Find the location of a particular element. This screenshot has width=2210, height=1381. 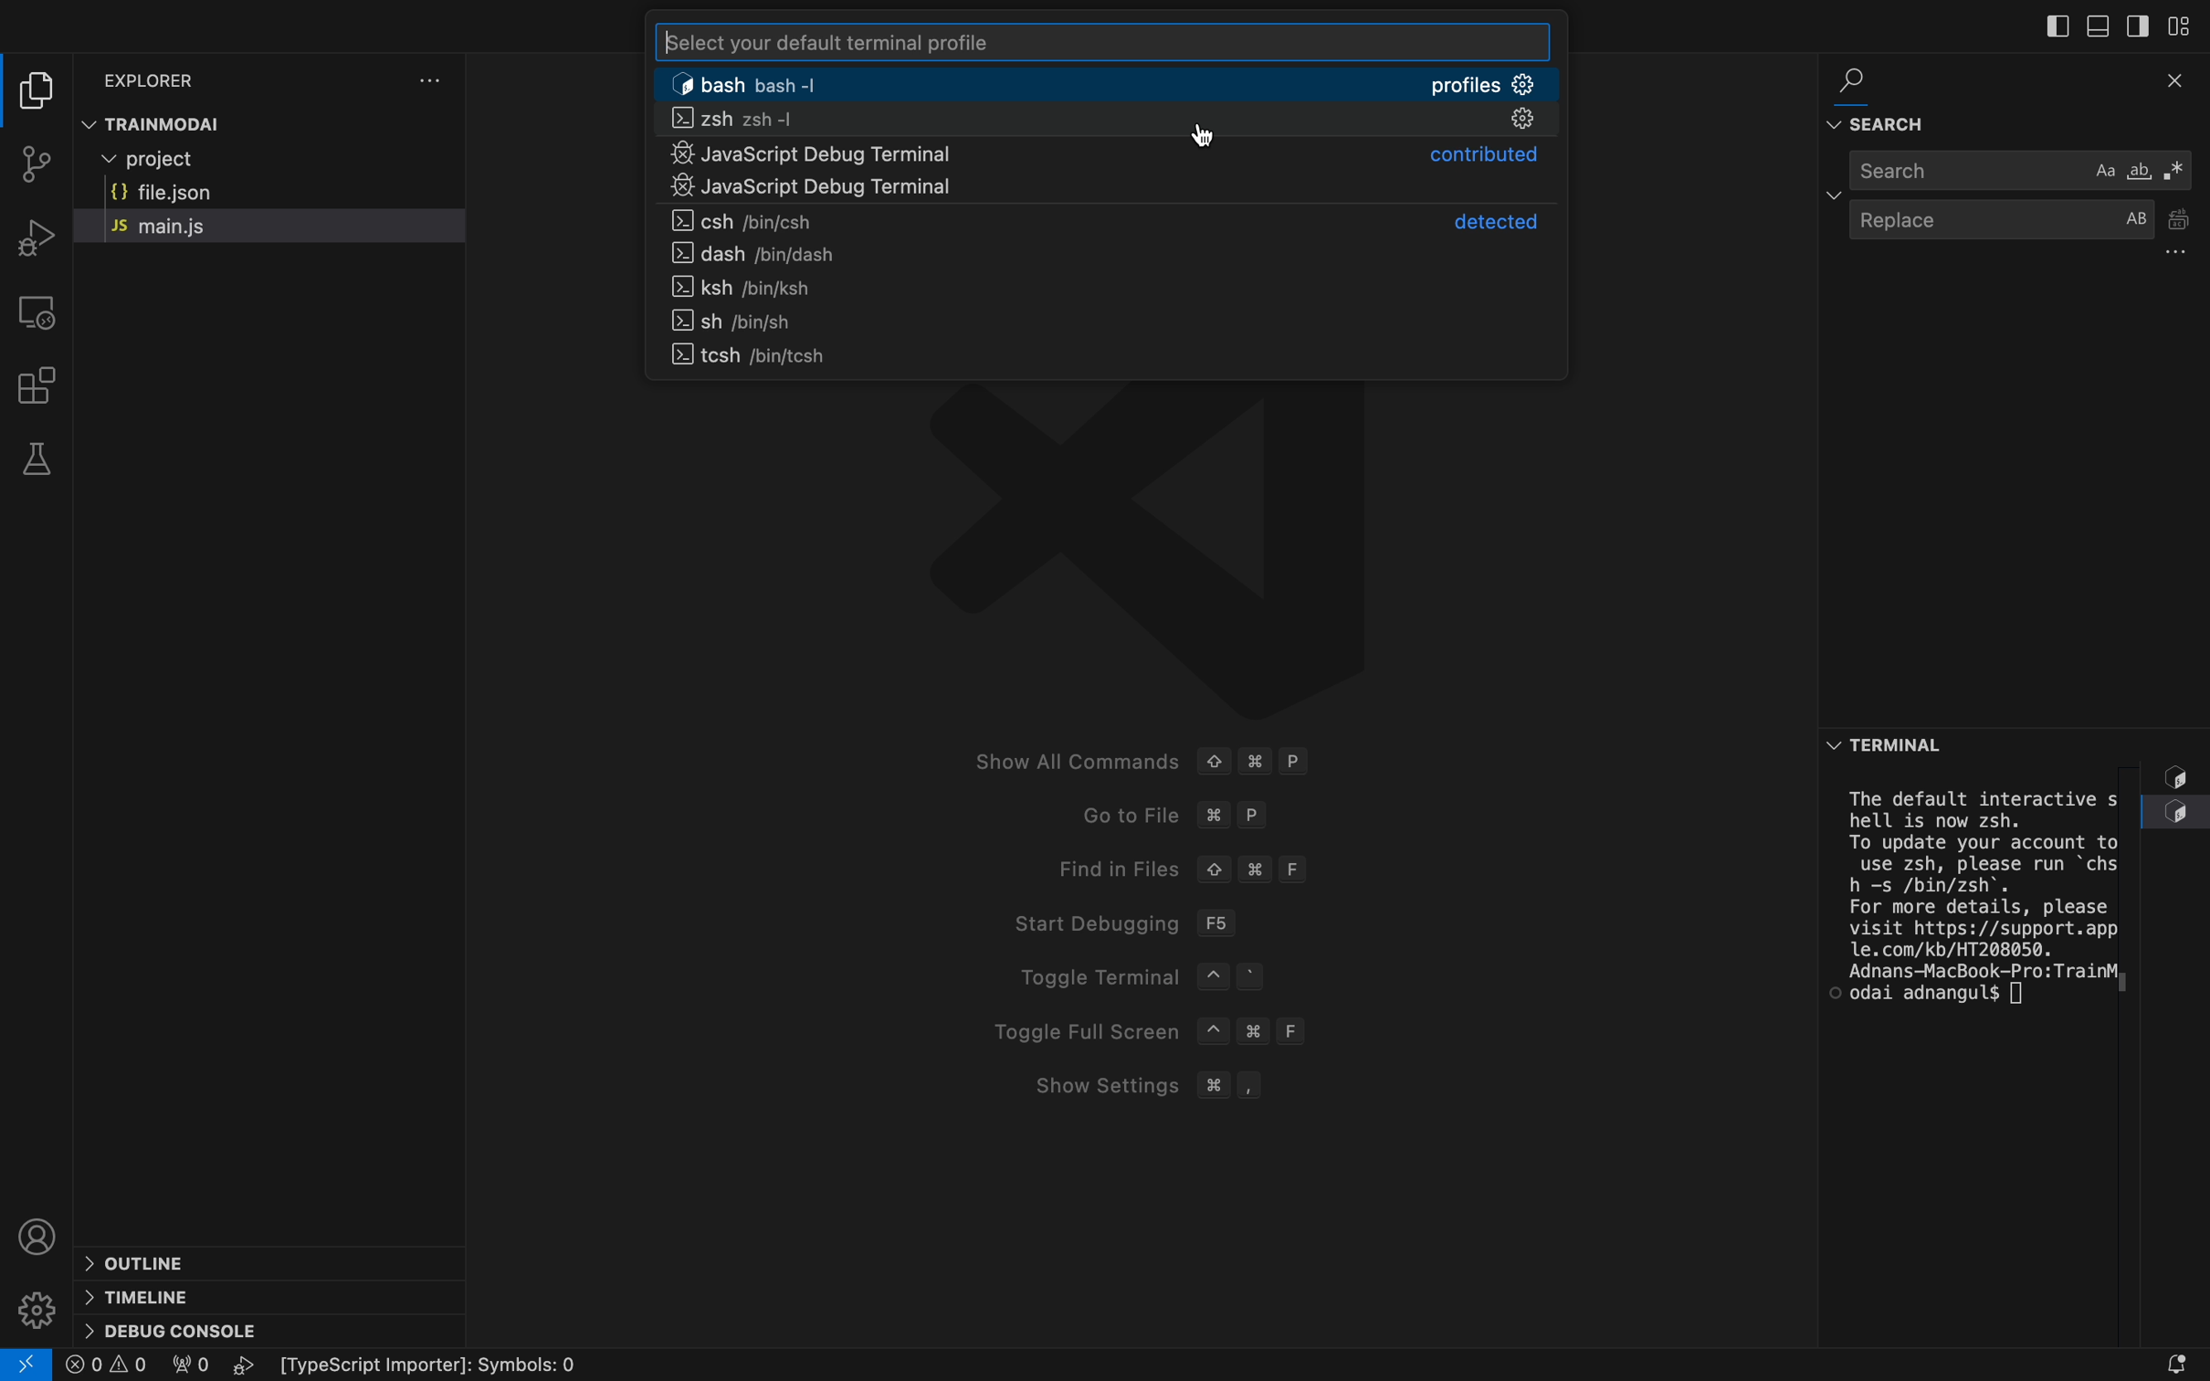

notification is located at coordinates (2180, 1356).